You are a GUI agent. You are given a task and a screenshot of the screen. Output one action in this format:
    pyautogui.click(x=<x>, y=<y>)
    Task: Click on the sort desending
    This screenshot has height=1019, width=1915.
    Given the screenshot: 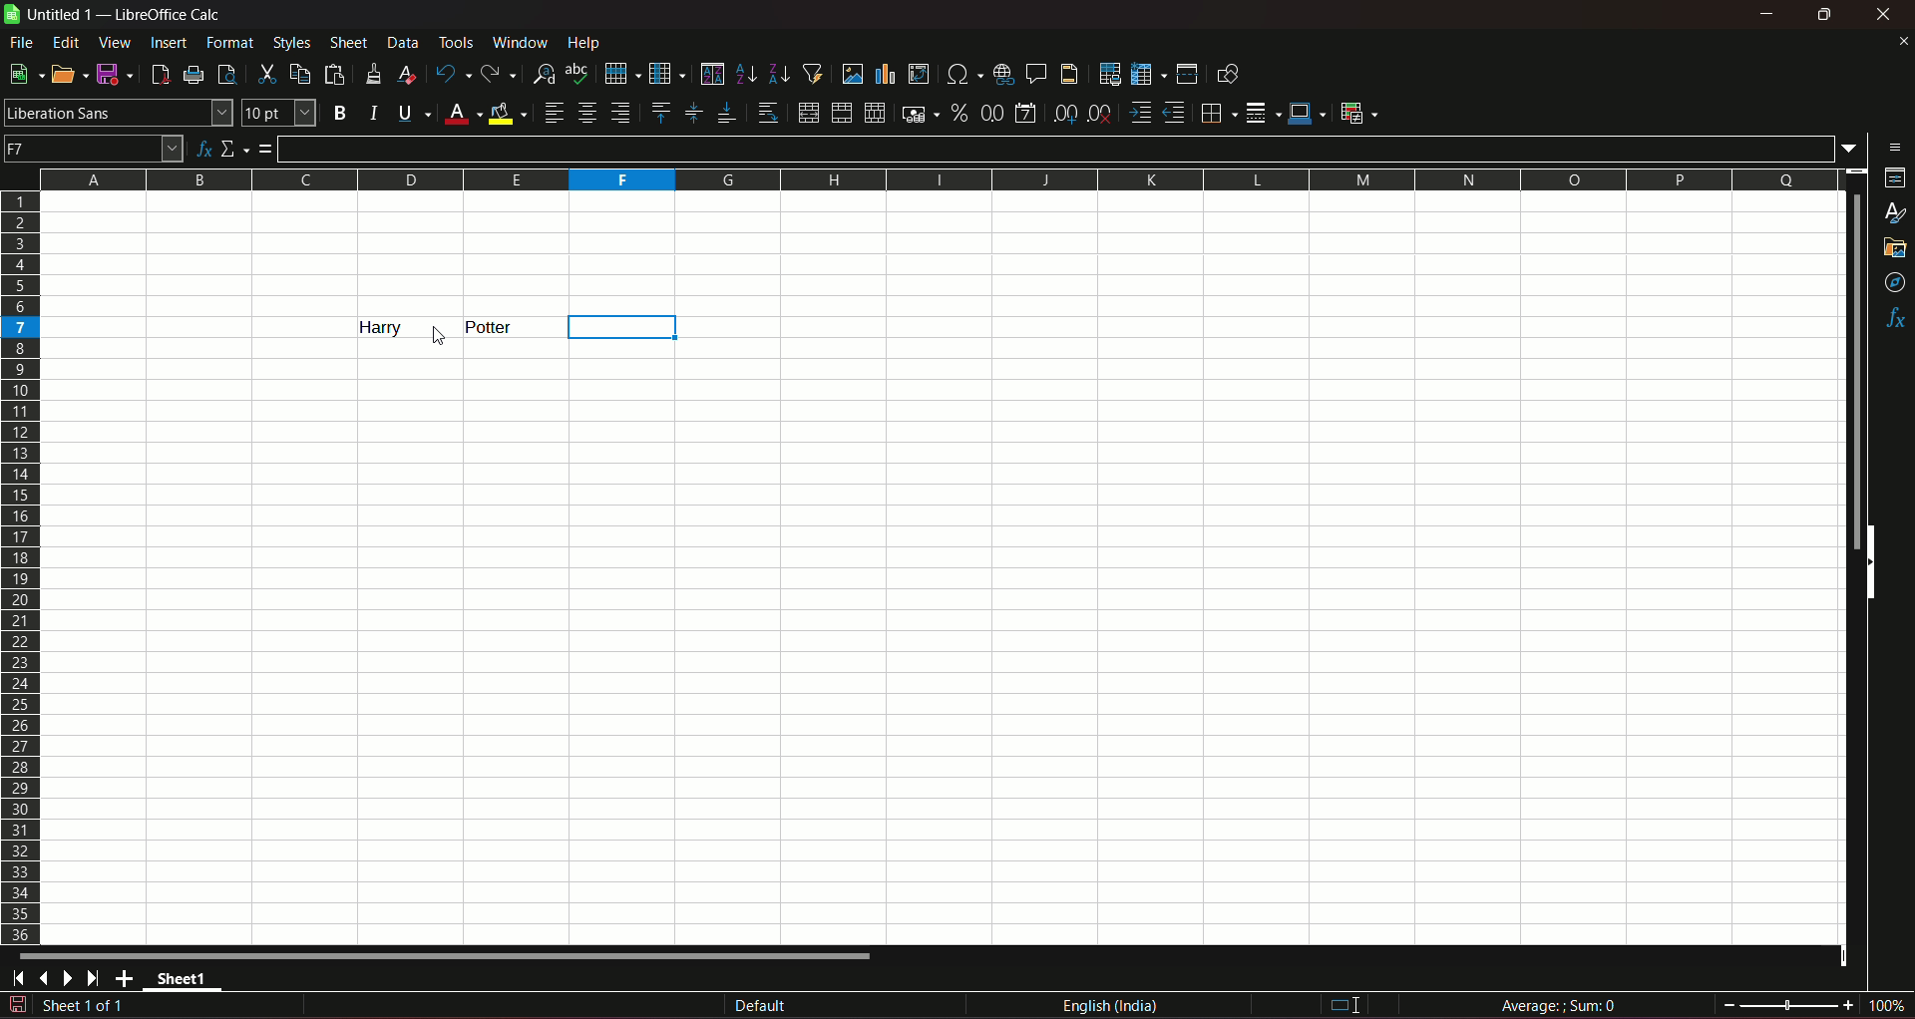 What is the action you would take?
    pyautogui.click(x=780, y=73)
    